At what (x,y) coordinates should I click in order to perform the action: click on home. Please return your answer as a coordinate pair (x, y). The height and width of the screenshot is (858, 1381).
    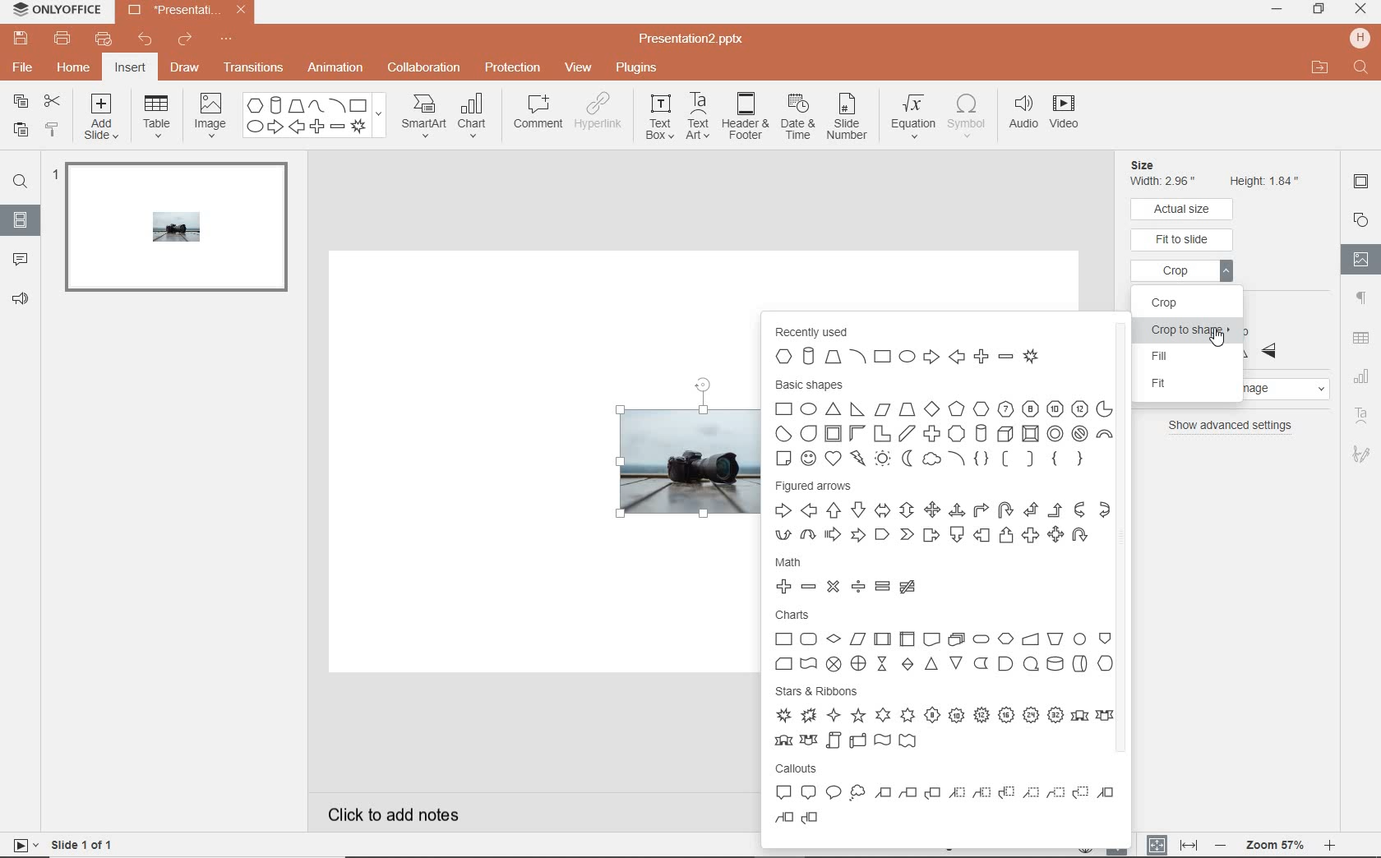
    Looking at the image, I should click on (75, 67).